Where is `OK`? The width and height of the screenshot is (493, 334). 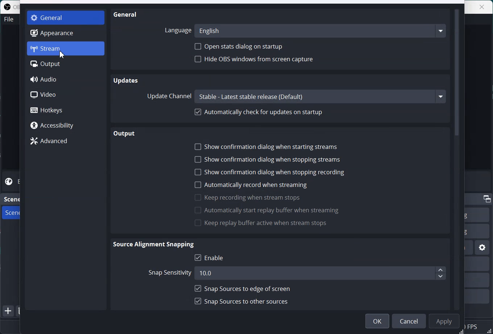 OK is located at coordinates (377, 321).